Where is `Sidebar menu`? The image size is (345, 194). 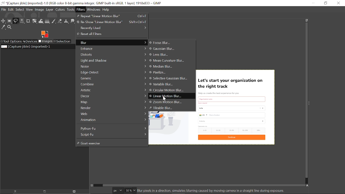
Sidebar menu is located at coordinates (310, 103).